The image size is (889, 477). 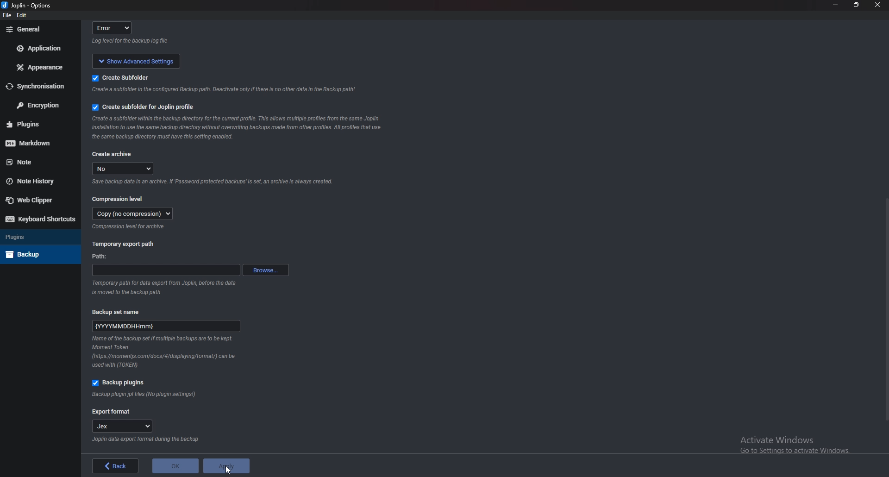 I want to click on Scroll bar, so click(x=883, y=309).